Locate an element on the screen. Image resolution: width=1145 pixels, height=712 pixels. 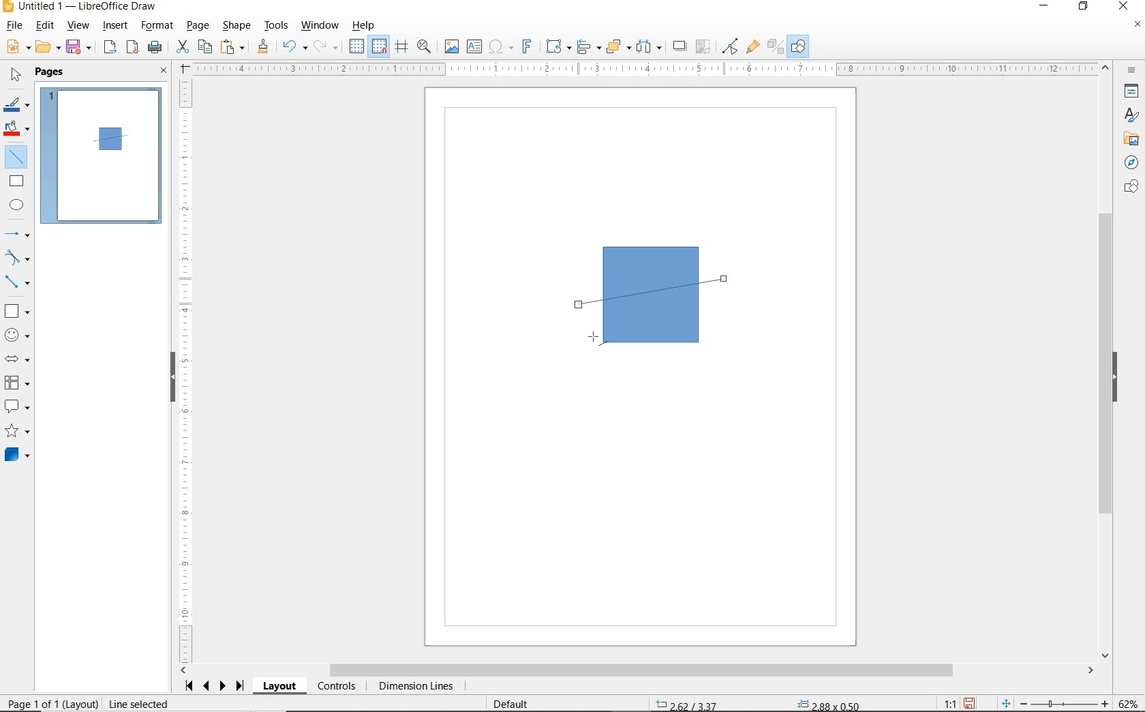
VIEW is located at coordinates (78, 25).